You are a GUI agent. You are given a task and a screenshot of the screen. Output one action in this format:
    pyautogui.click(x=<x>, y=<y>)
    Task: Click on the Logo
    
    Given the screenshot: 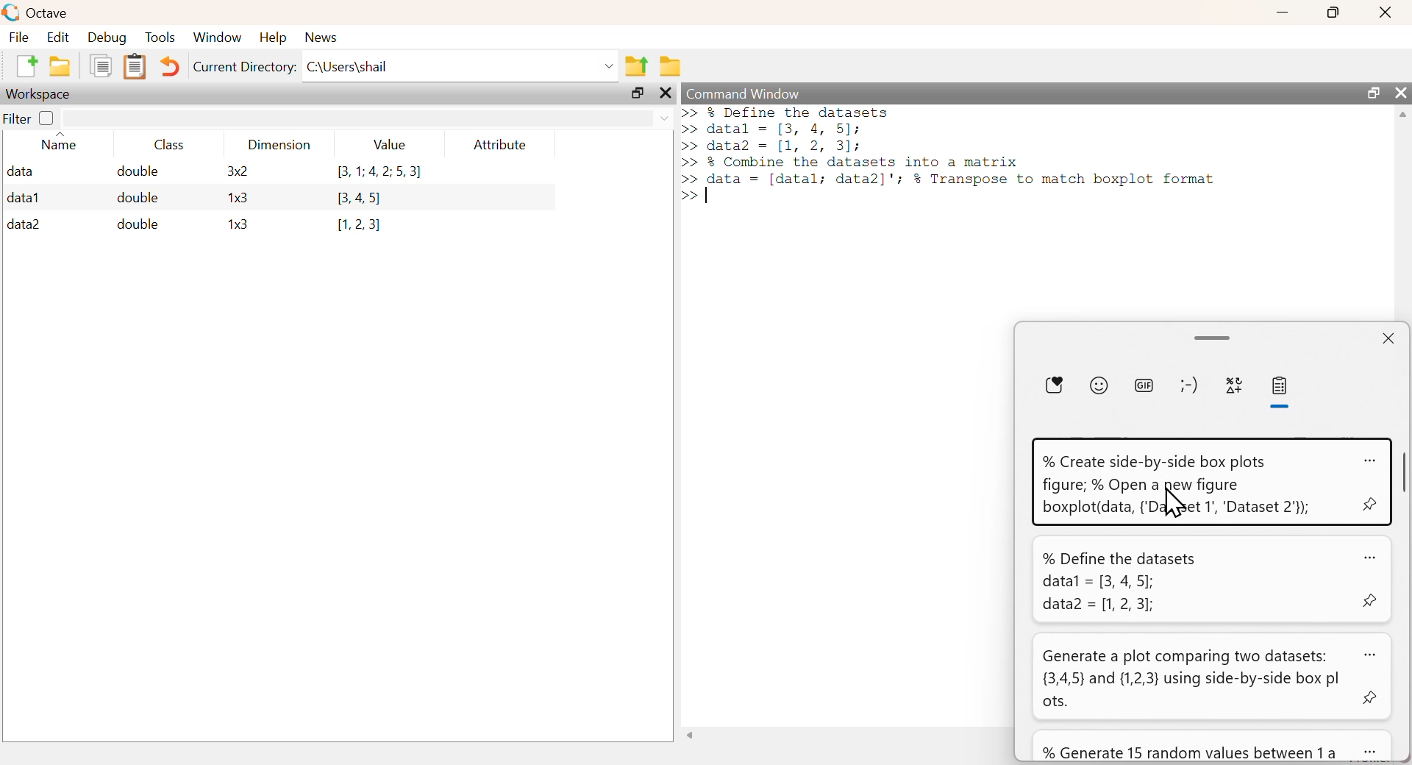 What is the action you would take?
    pyautogui.click(x=10, y=13)
    